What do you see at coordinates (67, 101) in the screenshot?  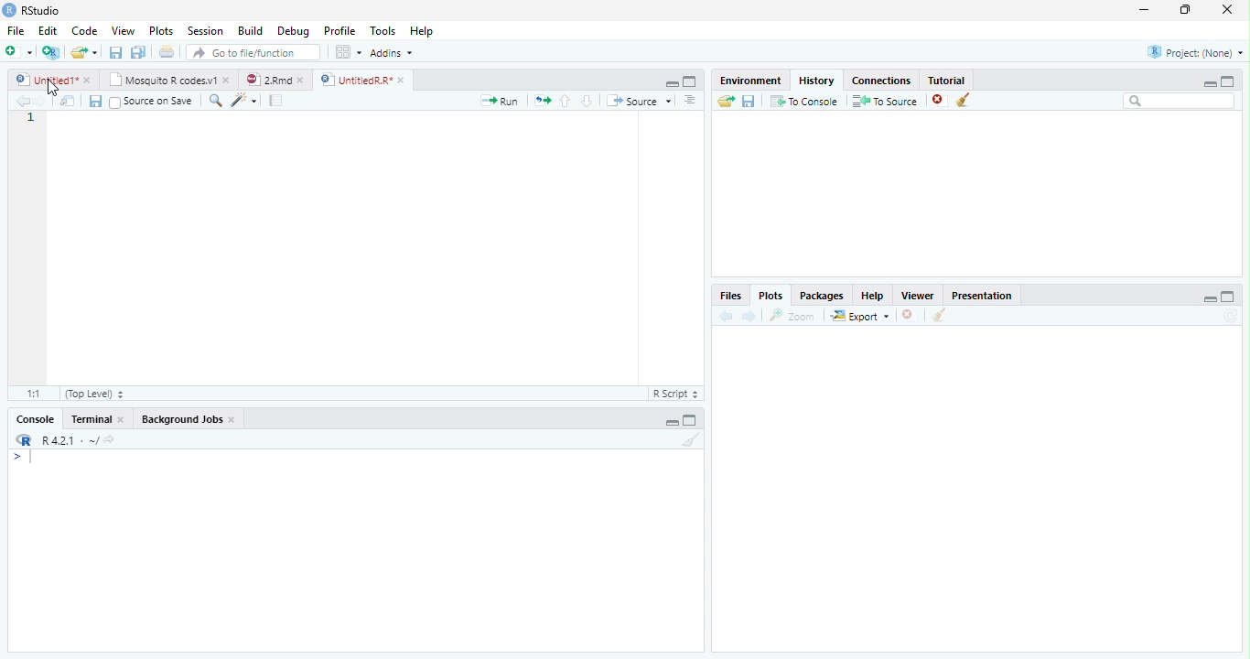 I see `Show in new window` at bounding box center [67, 101].